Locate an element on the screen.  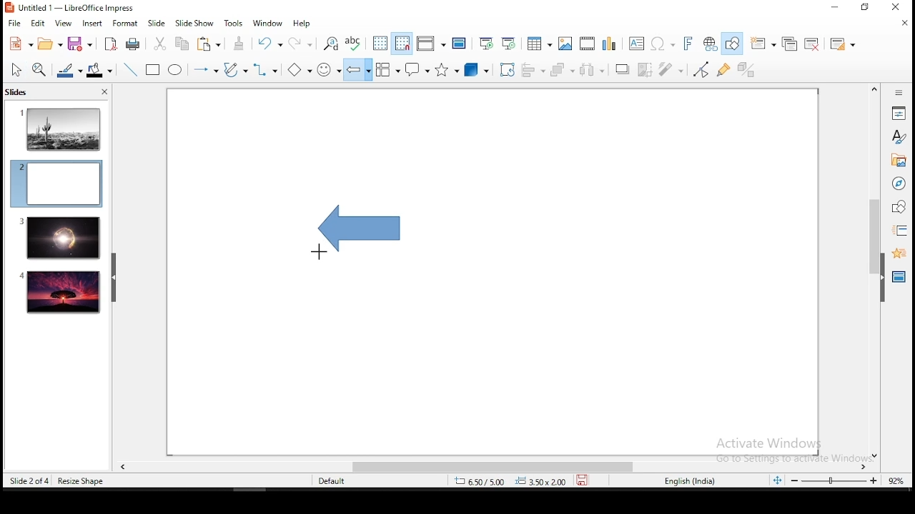
cut is located at coordinates (159, 44).